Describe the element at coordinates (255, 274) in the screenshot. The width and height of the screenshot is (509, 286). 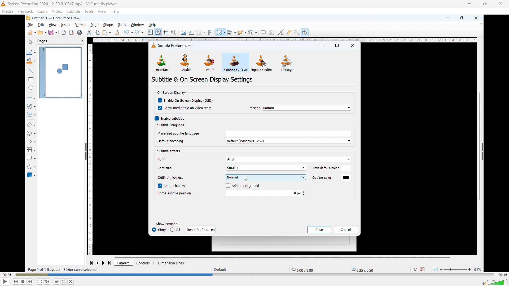
I see `Time bar ` at that location.